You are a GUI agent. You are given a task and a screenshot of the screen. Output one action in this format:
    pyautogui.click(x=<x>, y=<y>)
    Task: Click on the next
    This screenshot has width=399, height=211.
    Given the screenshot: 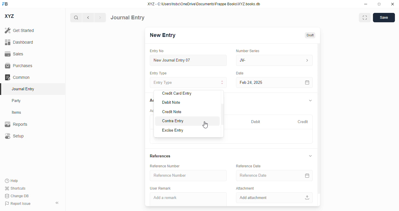 What is the action you would take?
    pyautogui.click(x=100, y=18)
    